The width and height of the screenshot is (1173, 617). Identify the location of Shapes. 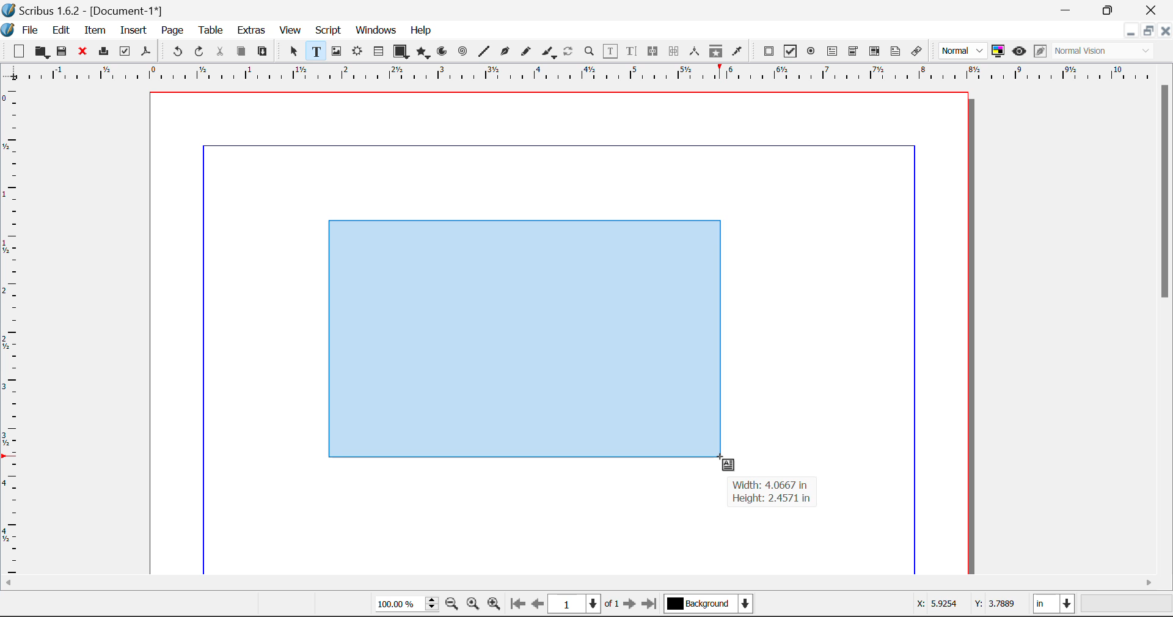
(401, 51).